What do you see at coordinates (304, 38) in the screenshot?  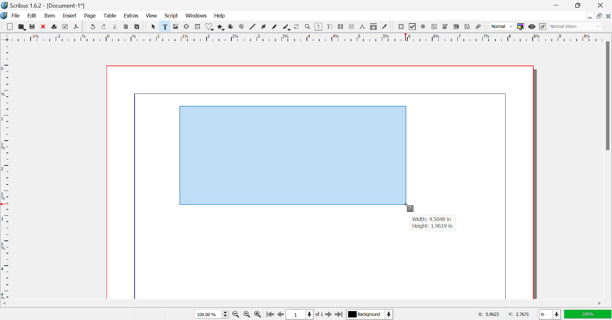 I see `Vertical Page Margins` at bounding box center [304, 38].